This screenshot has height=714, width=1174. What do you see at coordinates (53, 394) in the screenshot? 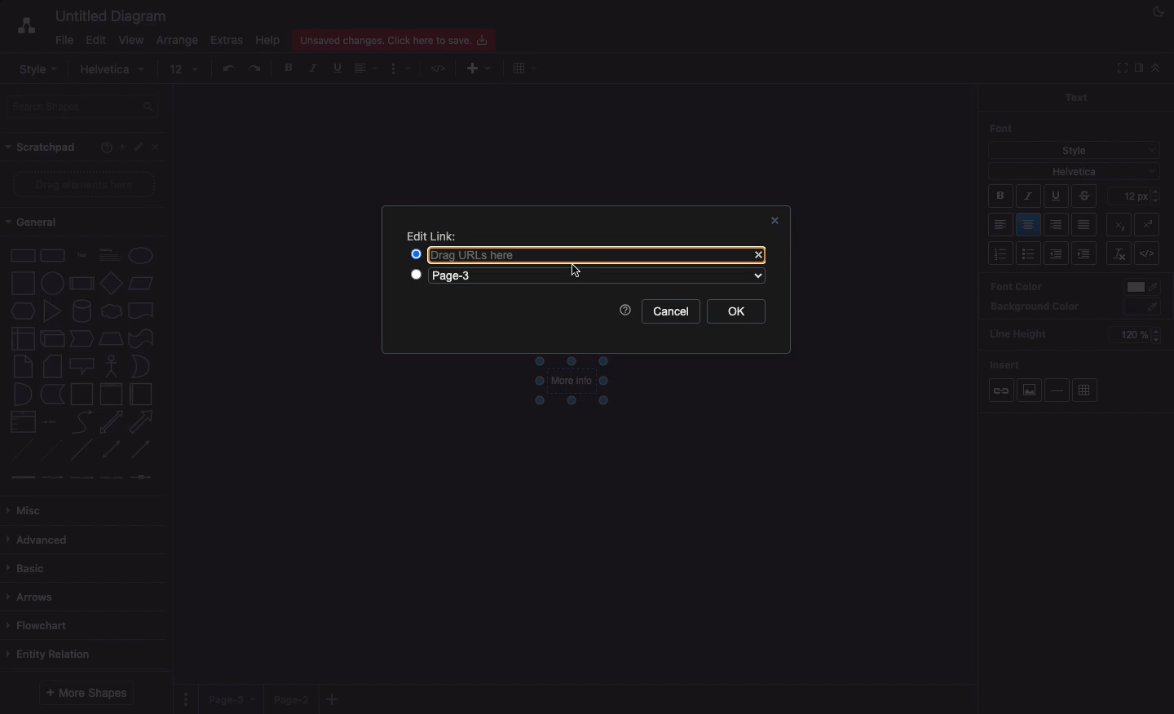
I see `data storage` at bounding box center [53, 394].